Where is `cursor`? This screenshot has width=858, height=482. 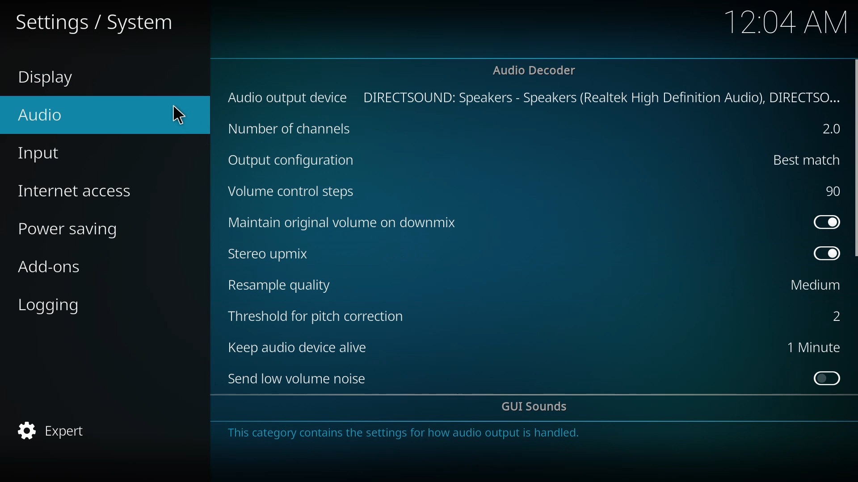
cursor is located at coordinates (176, 113).